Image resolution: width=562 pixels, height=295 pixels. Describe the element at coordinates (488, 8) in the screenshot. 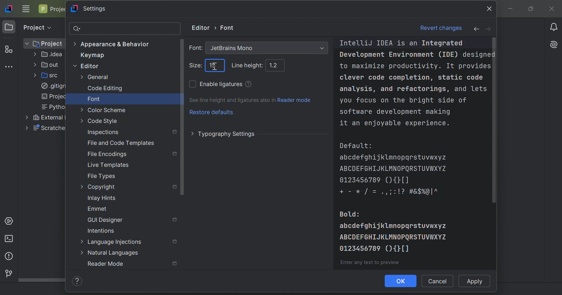

I see `close icon` at that location.